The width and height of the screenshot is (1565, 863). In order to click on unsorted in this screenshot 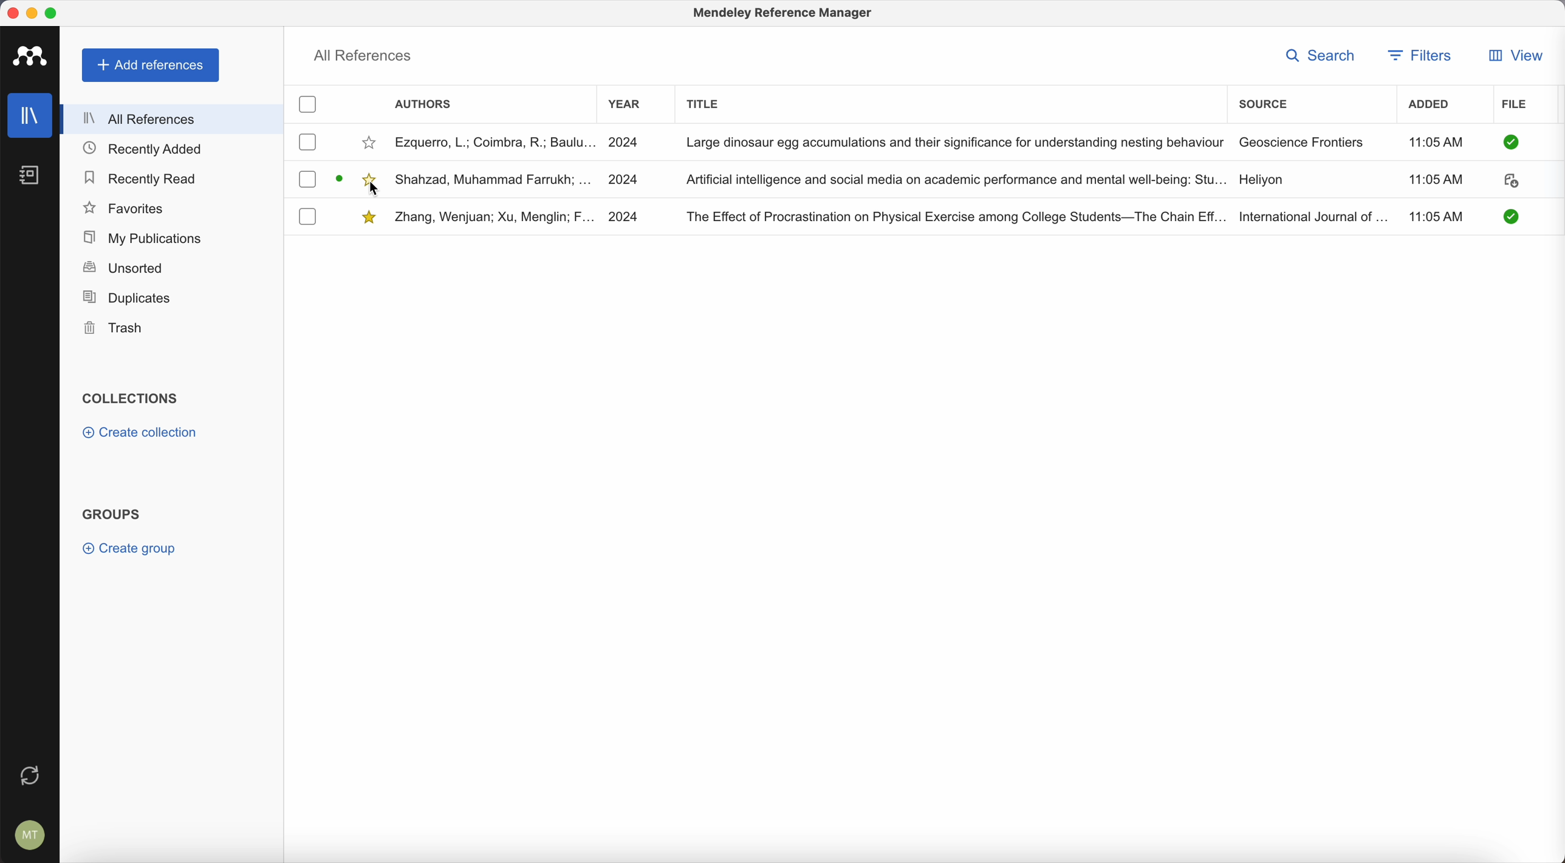, I will do `click(122, 269)`.